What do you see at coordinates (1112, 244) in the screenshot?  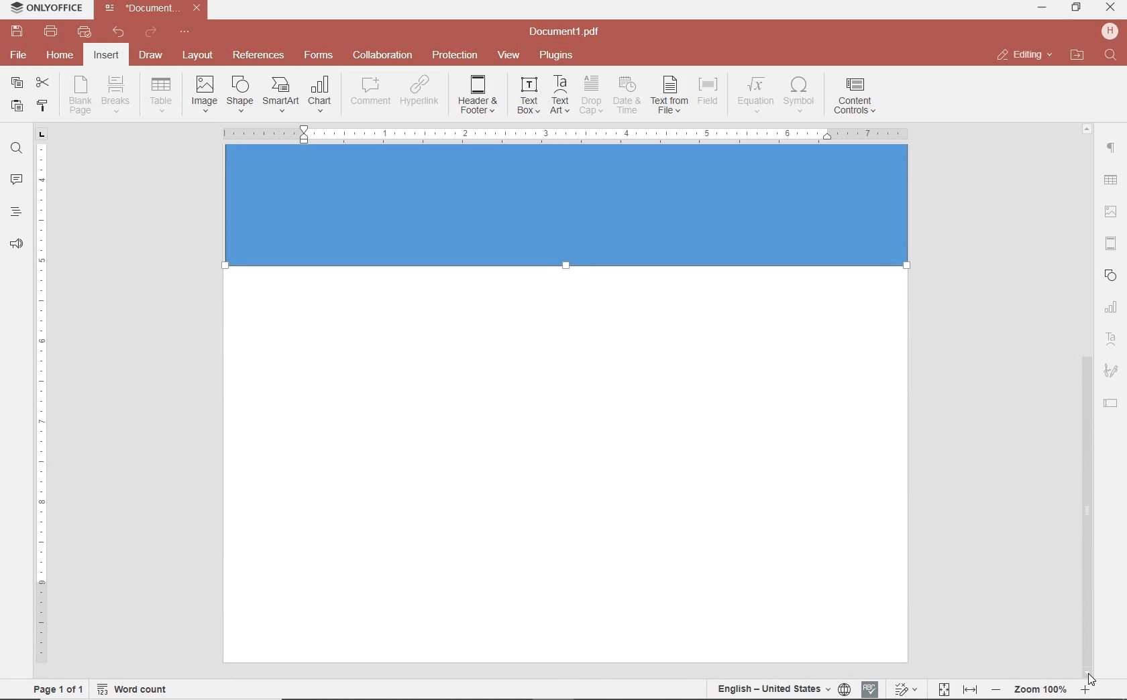 I see `HEADERS & FOOTERS` at bounding box center [1112, 244].